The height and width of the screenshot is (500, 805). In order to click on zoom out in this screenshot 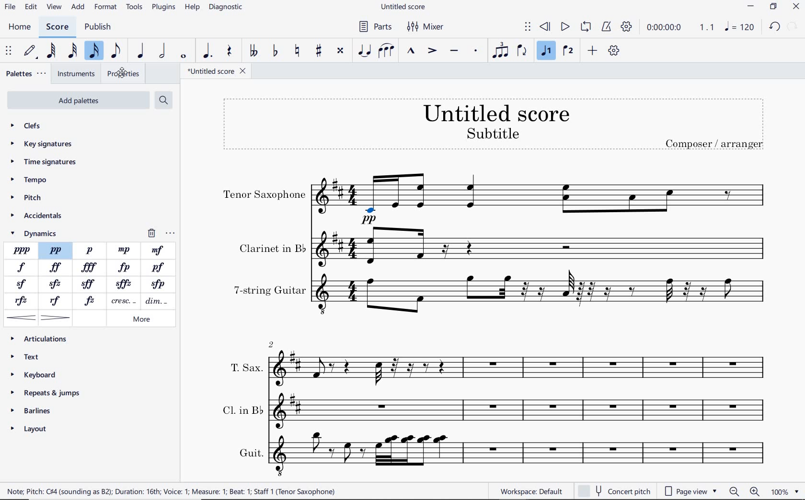, I will do `click(735, 491)`.